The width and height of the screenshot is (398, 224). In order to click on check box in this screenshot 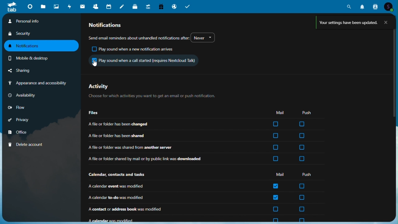, I will do `click(302, 186)`.